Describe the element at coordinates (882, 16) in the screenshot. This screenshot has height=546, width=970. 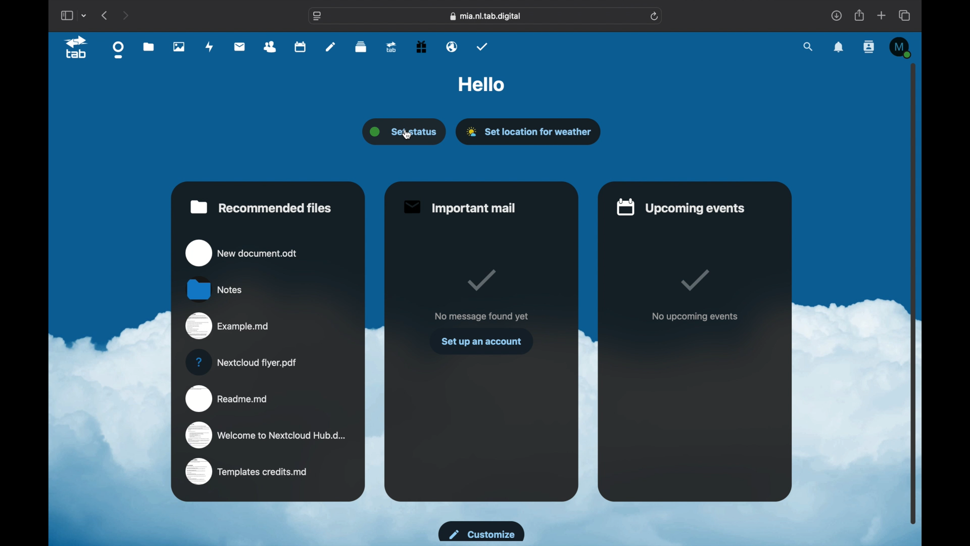
I see `new tab` at that location.